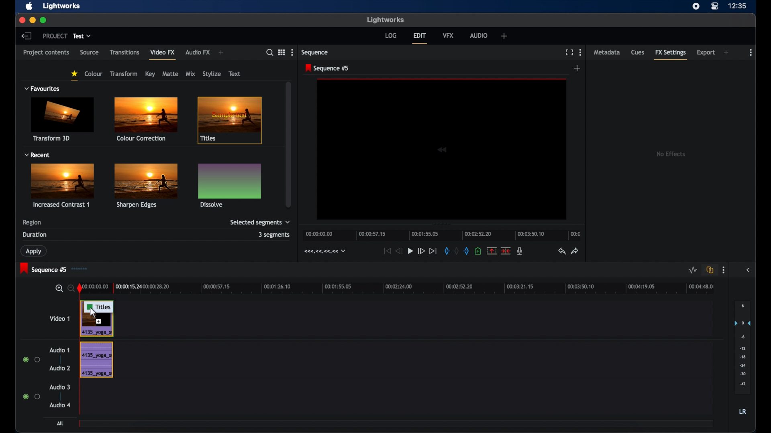 Image resolution: width=771 pixels, height=433 pixels. Describe the element at coordinates (479, 251) in the screenshot. I see `add cue at current position` at that location.